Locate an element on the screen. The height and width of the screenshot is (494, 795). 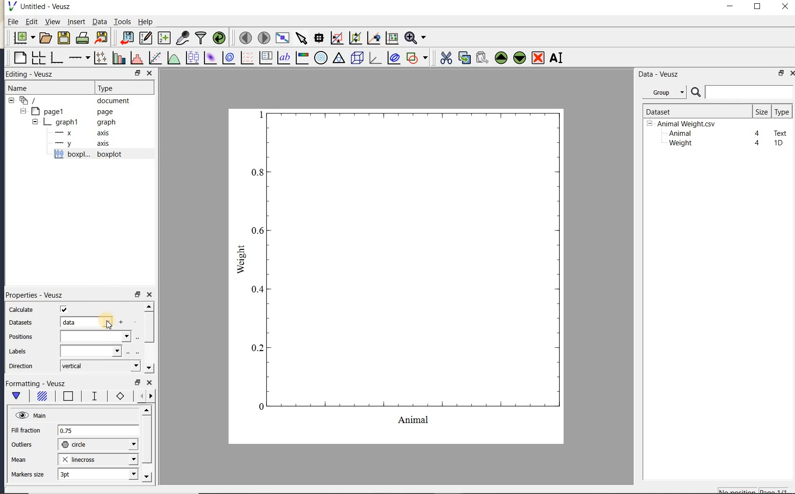
box border is located at coordinates (66, 397).